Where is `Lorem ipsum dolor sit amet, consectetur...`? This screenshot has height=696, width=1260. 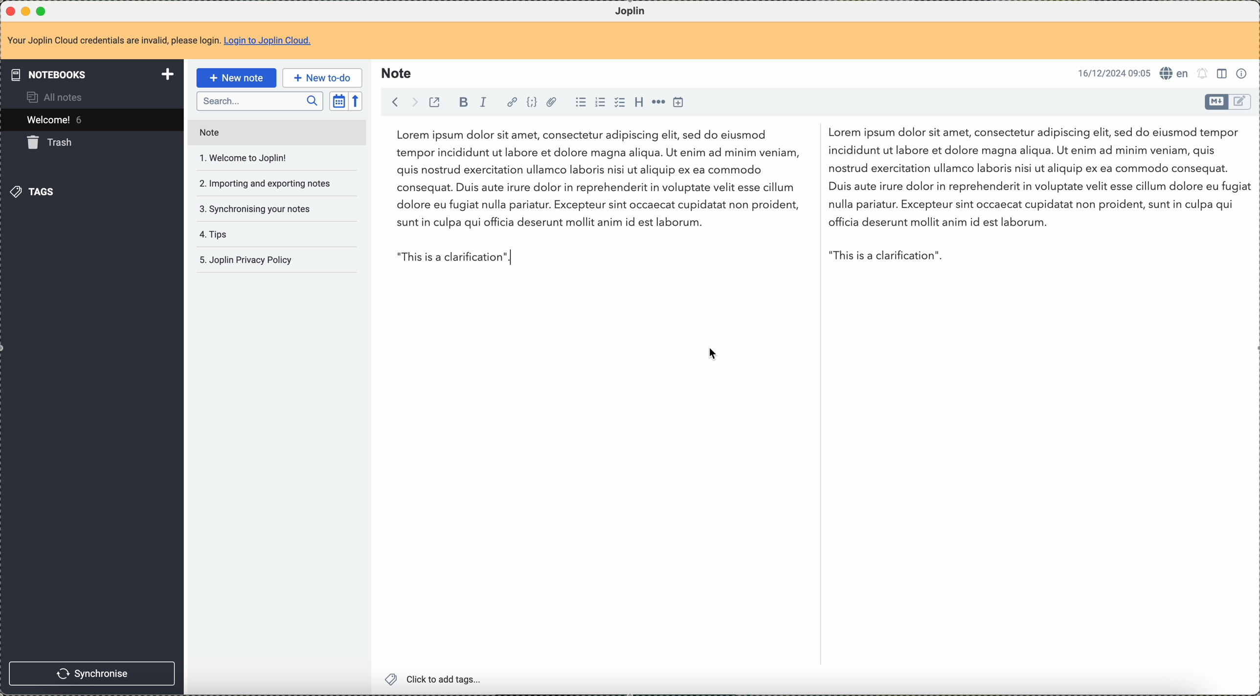
Lorem ipsum dolor sit amet, consectetur... is located at coordinates (590, 181).